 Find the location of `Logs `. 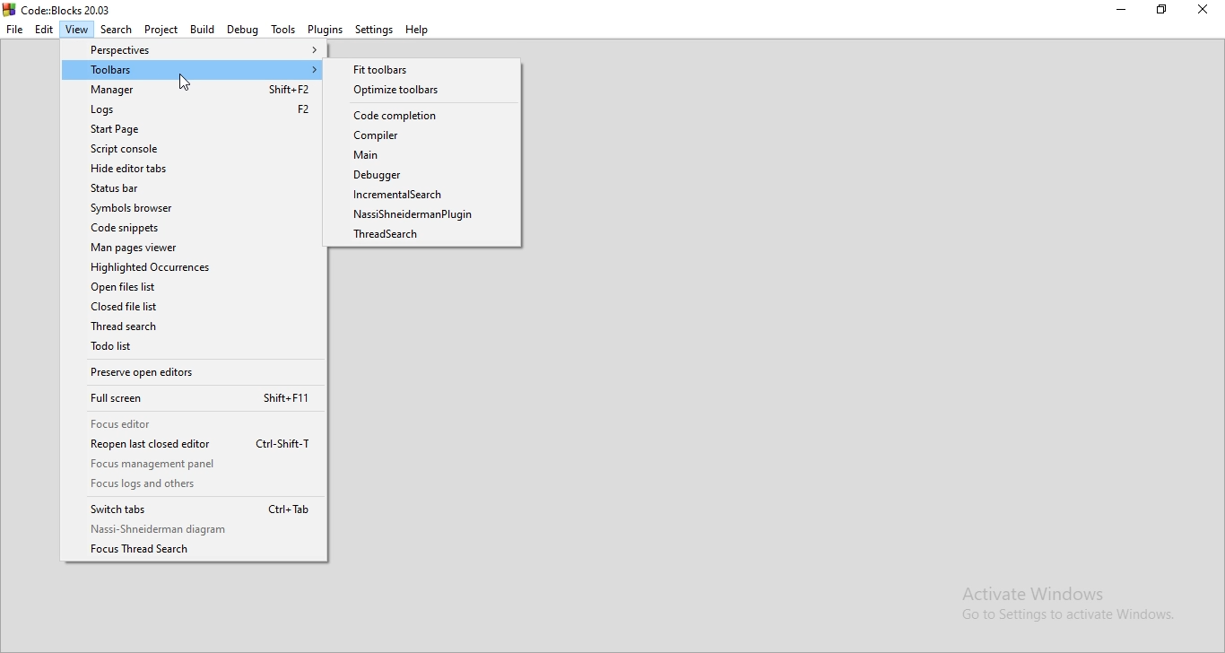

Logs  is located at coordinates (192, 109).